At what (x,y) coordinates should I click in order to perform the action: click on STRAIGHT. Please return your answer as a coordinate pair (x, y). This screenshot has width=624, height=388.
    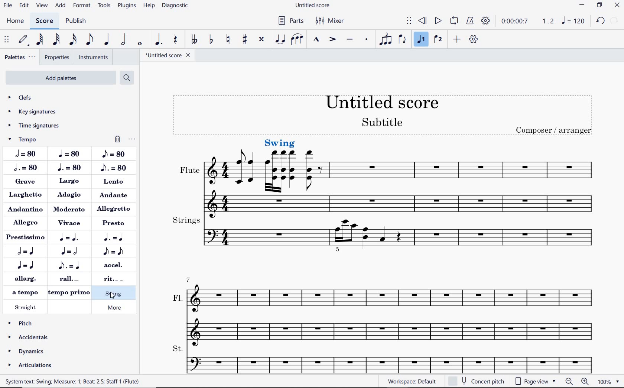
    Looking at the image, I should click on (26, 307).